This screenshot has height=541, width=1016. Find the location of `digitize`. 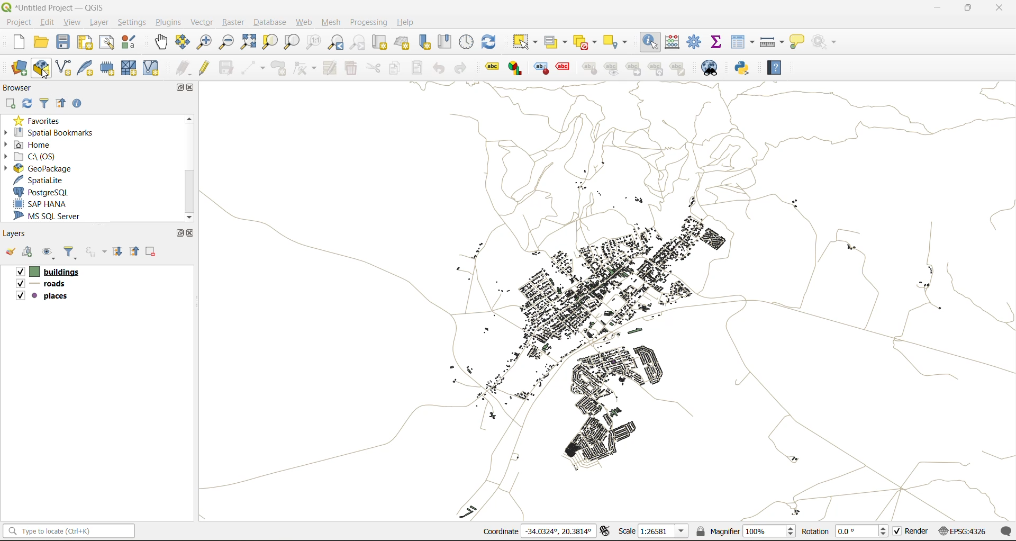

digitize is located at coordinates (254, 68).